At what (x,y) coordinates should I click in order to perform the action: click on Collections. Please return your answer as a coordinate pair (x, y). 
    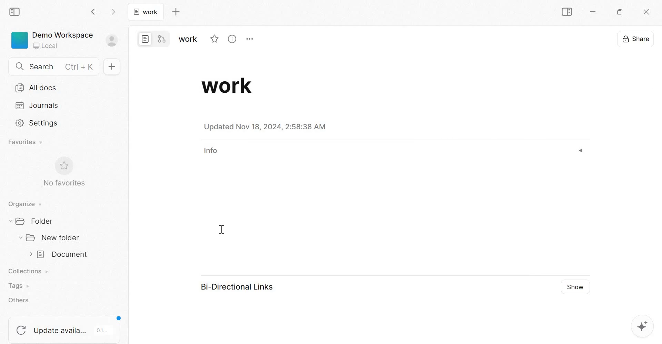
    Looking at the image, I should click on (30, 272).